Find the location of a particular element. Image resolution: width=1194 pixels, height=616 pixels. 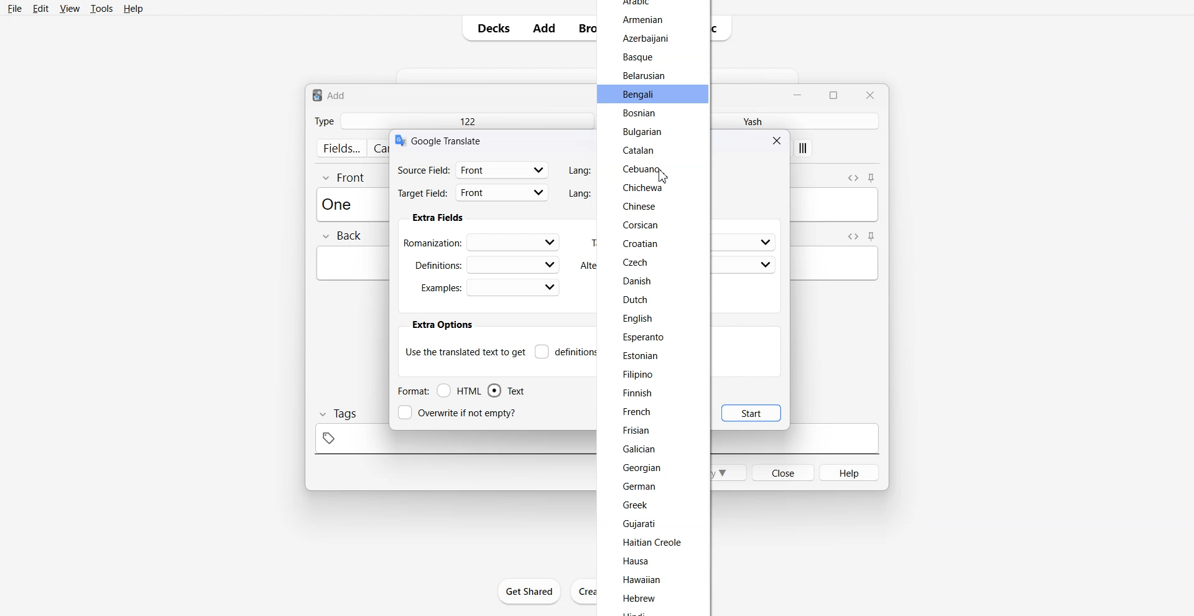

Toggle HTML Editor is located at coordinates (853, 177).